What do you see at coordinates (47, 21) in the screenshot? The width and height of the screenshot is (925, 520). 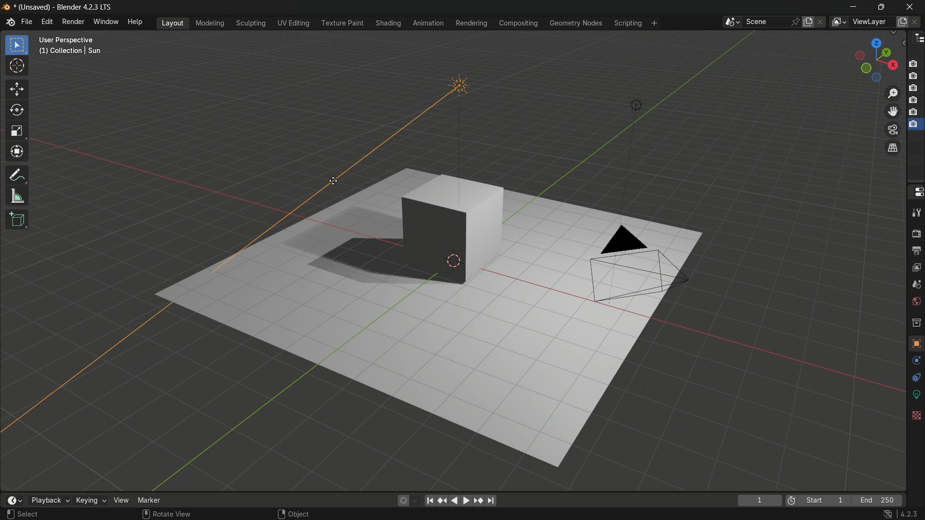 I see `edit menu` at bounding box center [47, 21].